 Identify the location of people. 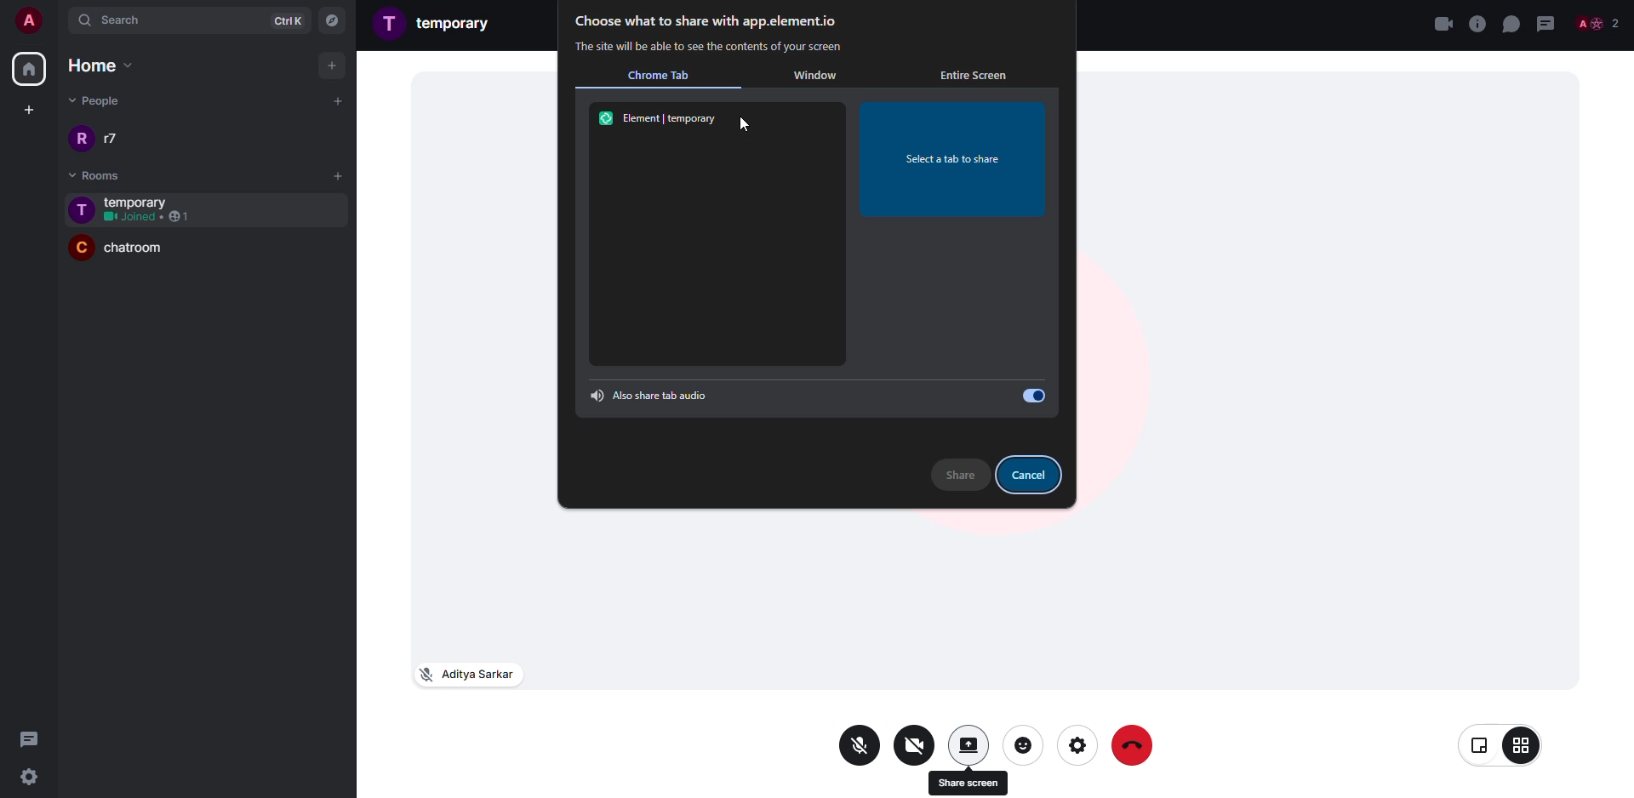
(99, 99).